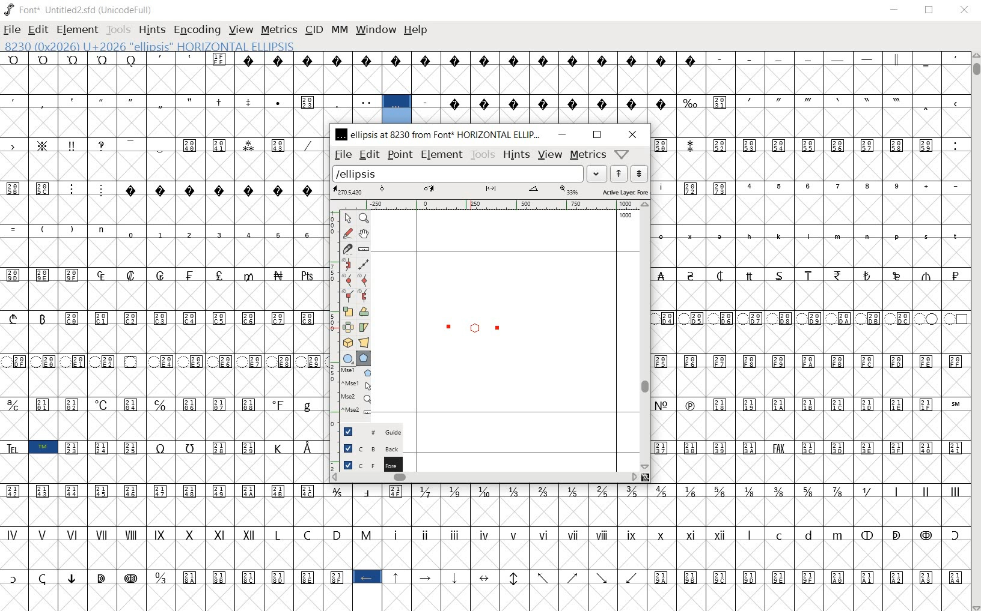 This screenshot has height=611, width=981. Describe the element at coordinates (365, 279) in the screenshot. I see `add a curve point always either horizontal or vertical` at that location.